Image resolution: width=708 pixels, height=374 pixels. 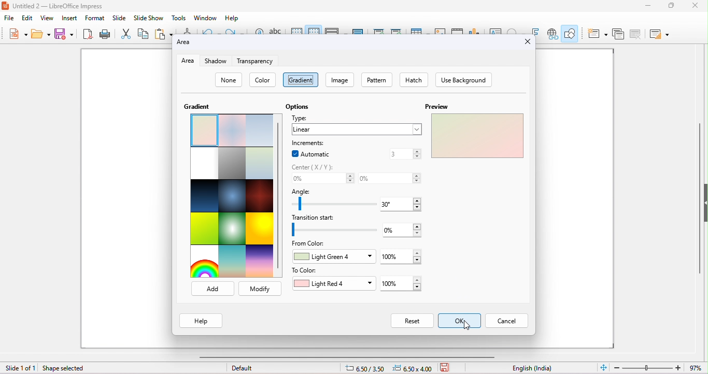 What do you see at coordinates (553, 34) in the screenshot?
I see `insert hyperlink` at bounding box center [553, 34].